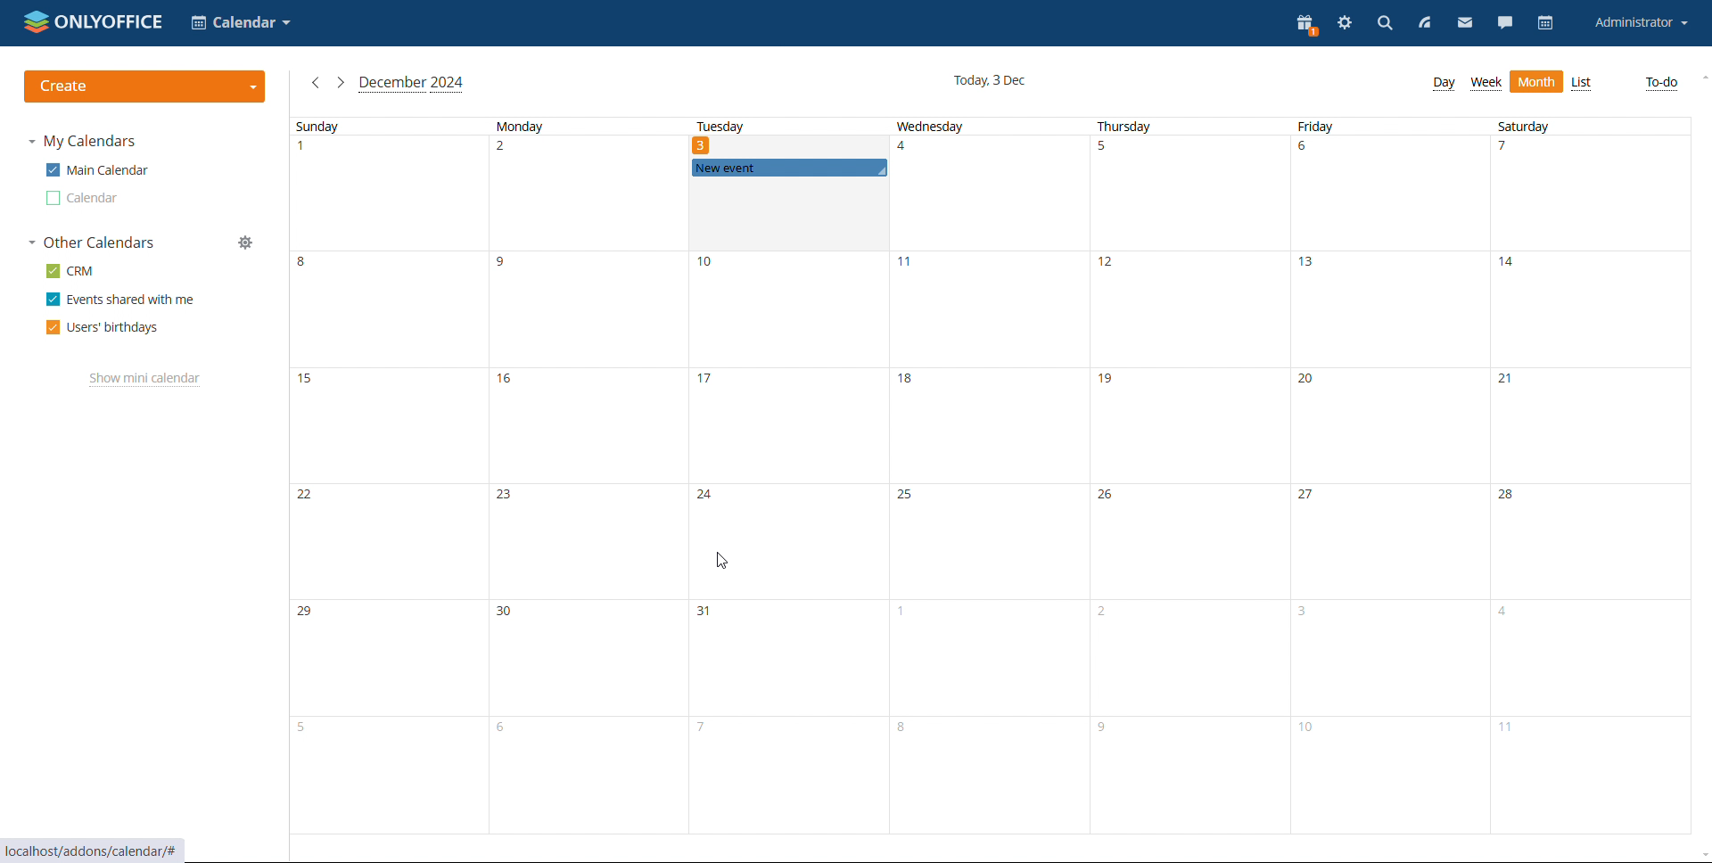 The width and height of the screenshot is (1712, 863). Describe the element at coordinates (1590, 426) in the screenshot. I see `date` at that location.